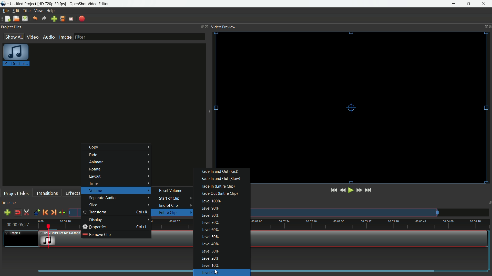 The width and height of the screenshot is (492, 276). Describe the element at coordinates (14, 37) in the screenshot. I see `show all` at that location.